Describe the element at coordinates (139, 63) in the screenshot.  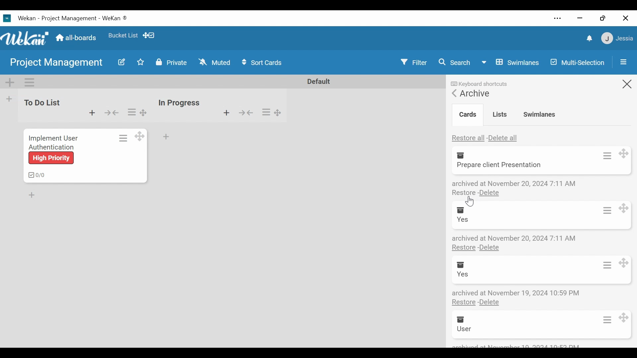
I see `Toggle Favorite` at that location.